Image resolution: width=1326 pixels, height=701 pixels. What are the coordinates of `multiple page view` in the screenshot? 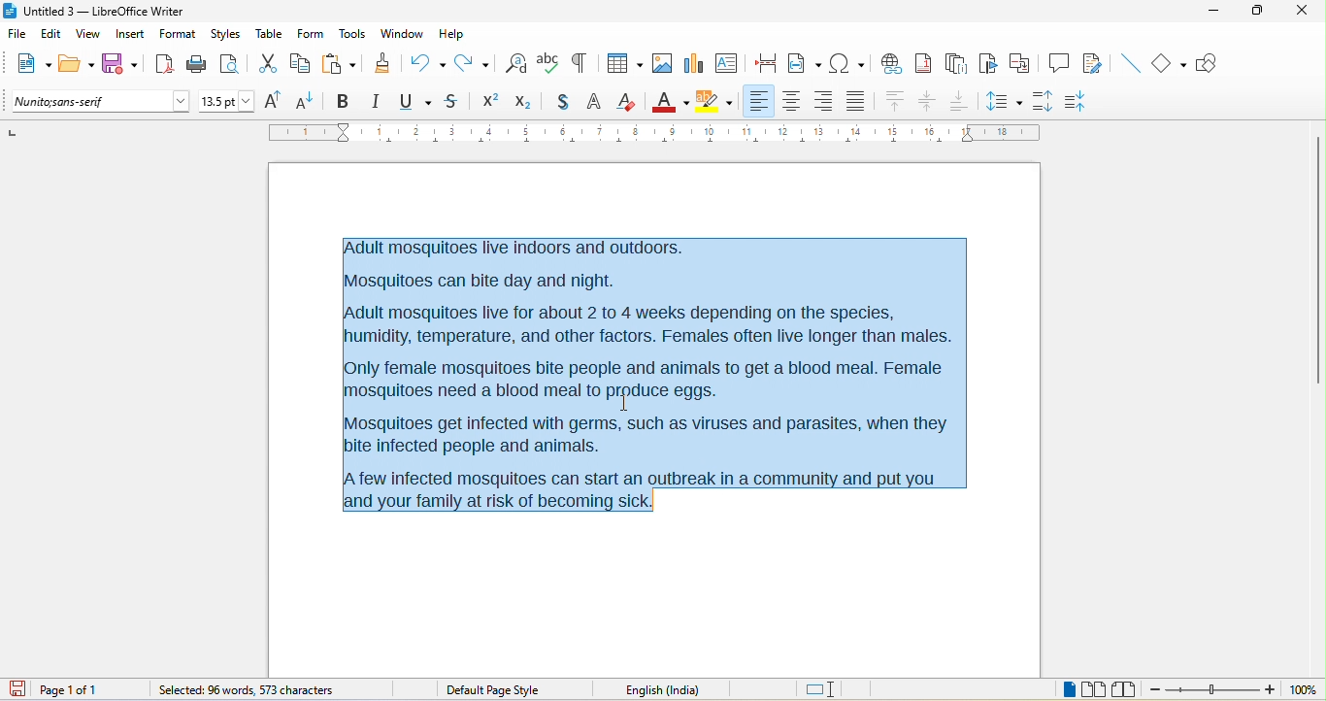 It's located at (1094, 690).